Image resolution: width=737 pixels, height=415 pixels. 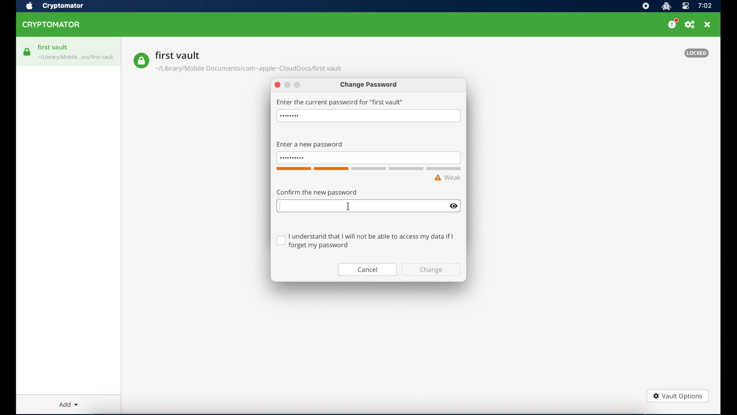 I want to click on cancel, so click(x=367, y=270).